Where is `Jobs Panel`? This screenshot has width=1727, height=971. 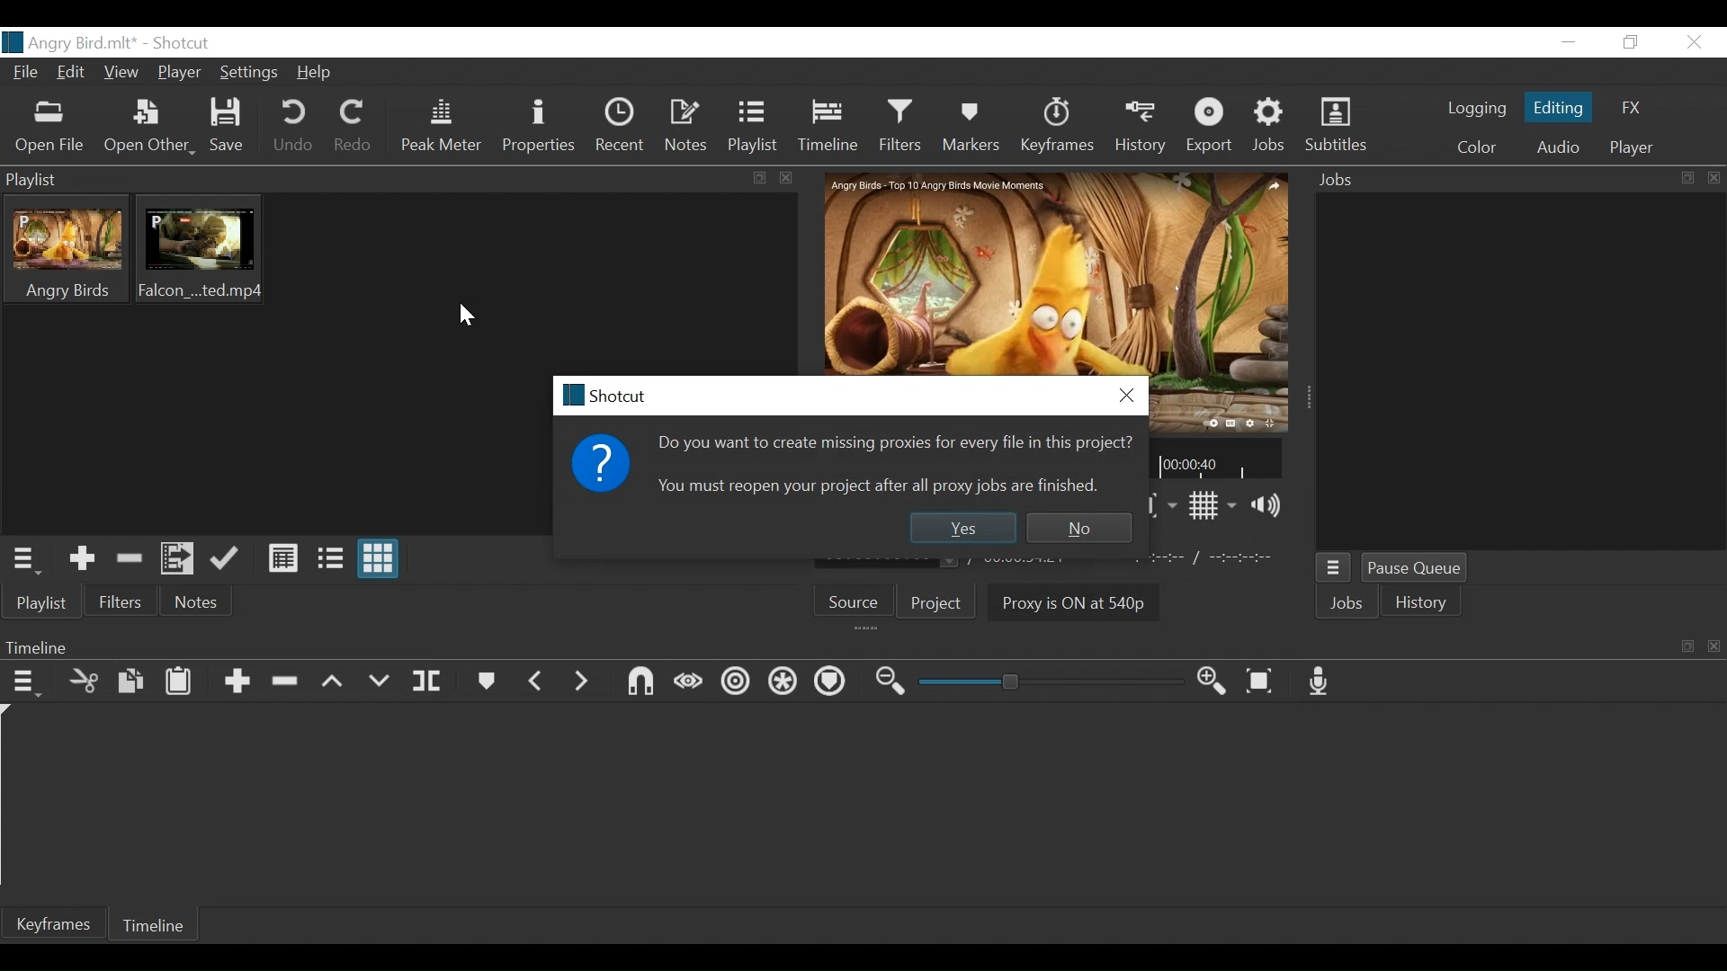 Jobs Panel is located at coordinates (1516, 181).